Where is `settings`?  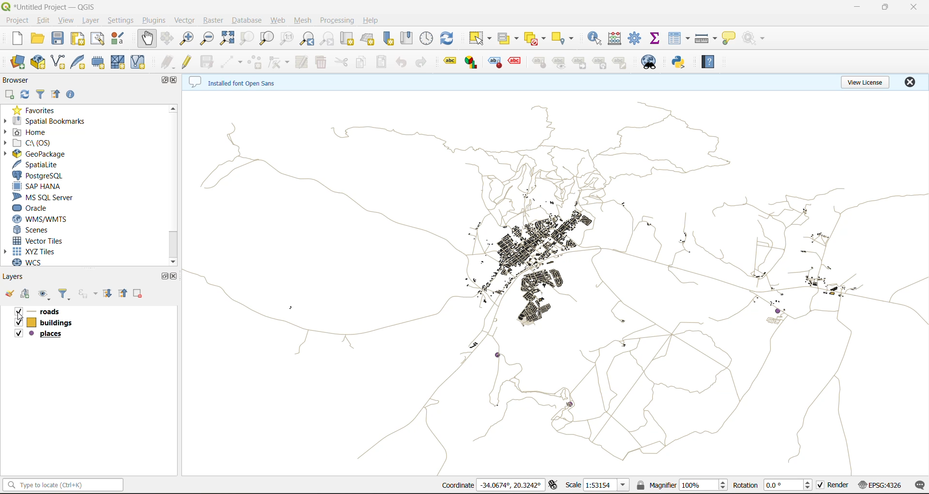 settings is located at coordinates (120, 21).